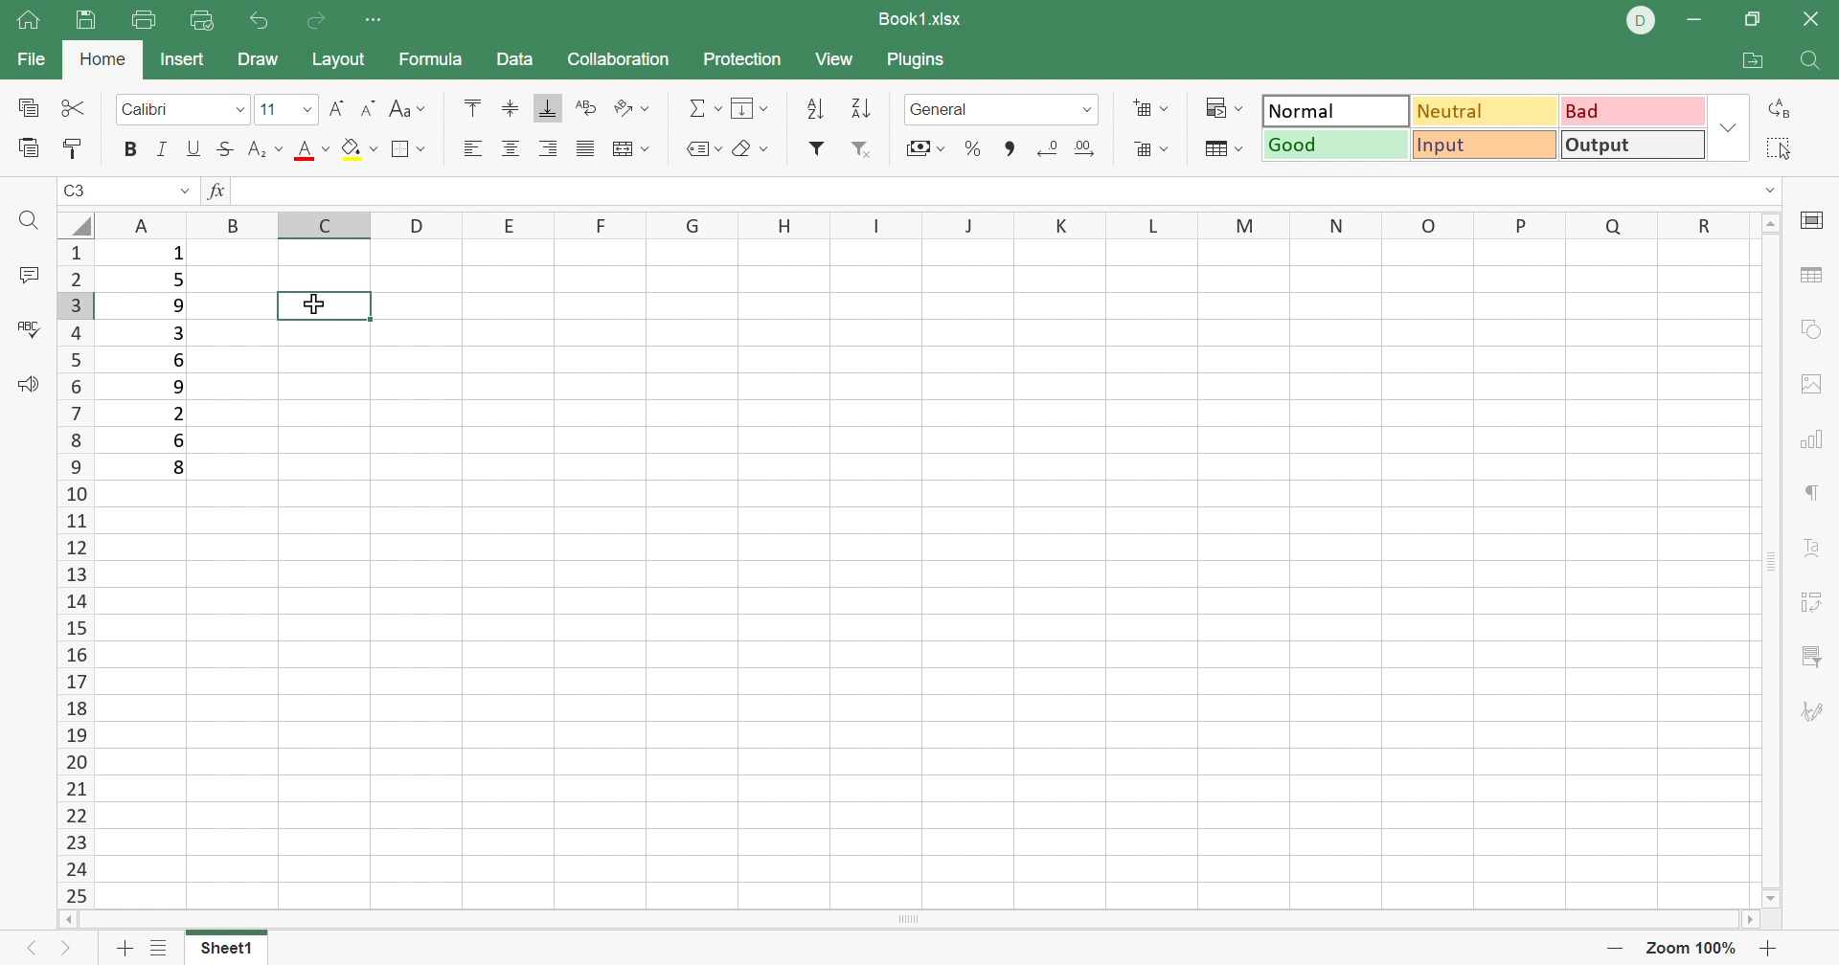 This screenshot has width=1839, height=965. Describe the element at coordinates (70, 949) in the screenshot. I see `Next` at that location.